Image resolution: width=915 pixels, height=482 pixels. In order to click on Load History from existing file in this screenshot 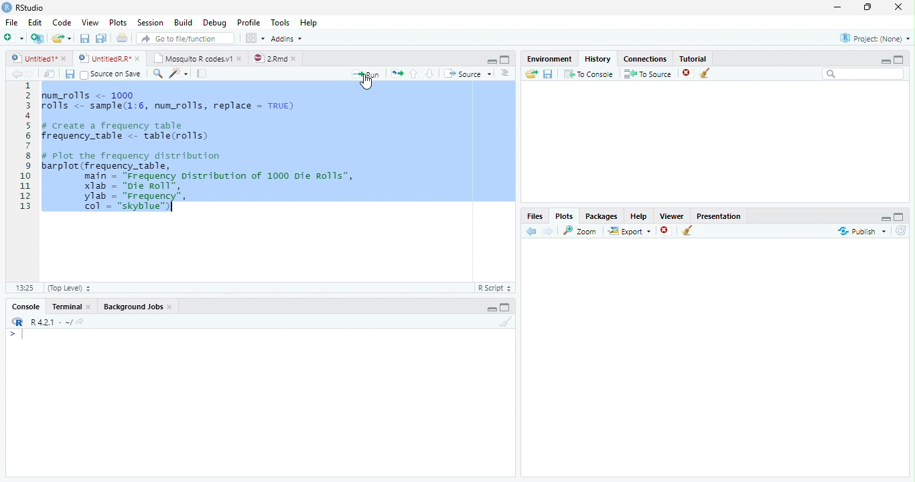, I will do `click(531, 74)`.